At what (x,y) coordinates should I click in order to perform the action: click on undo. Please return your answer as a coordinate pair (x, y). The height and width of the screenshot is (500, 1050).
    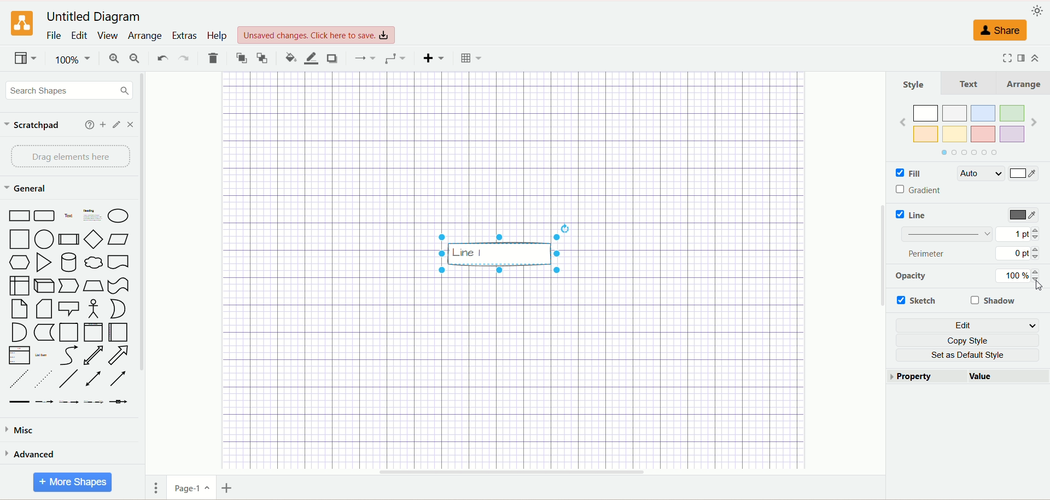
    Looking at the image, I should click on (160, 58).